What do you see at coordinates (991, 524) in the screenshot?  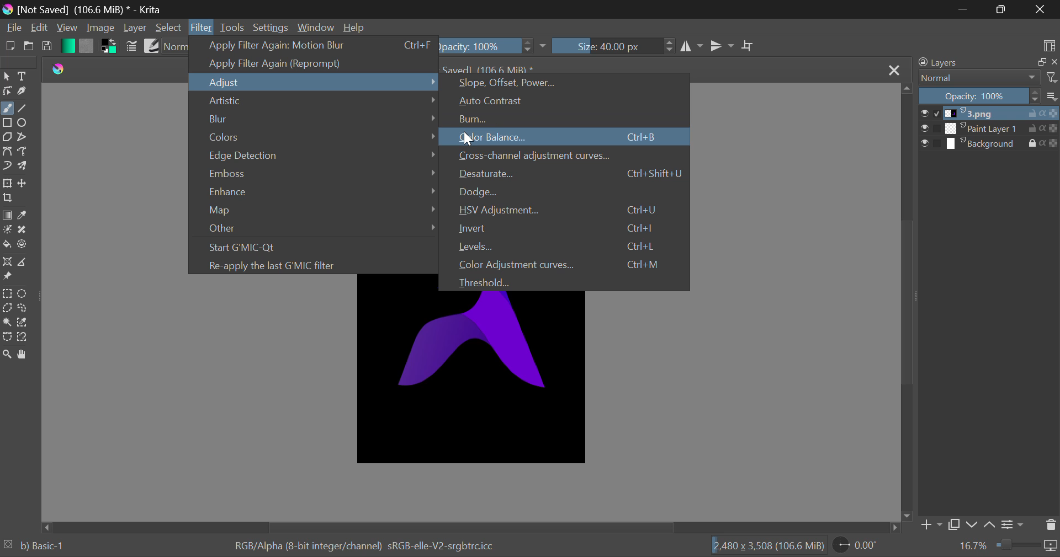 I see `Move Layer Up` at bounding box center [991, 524].